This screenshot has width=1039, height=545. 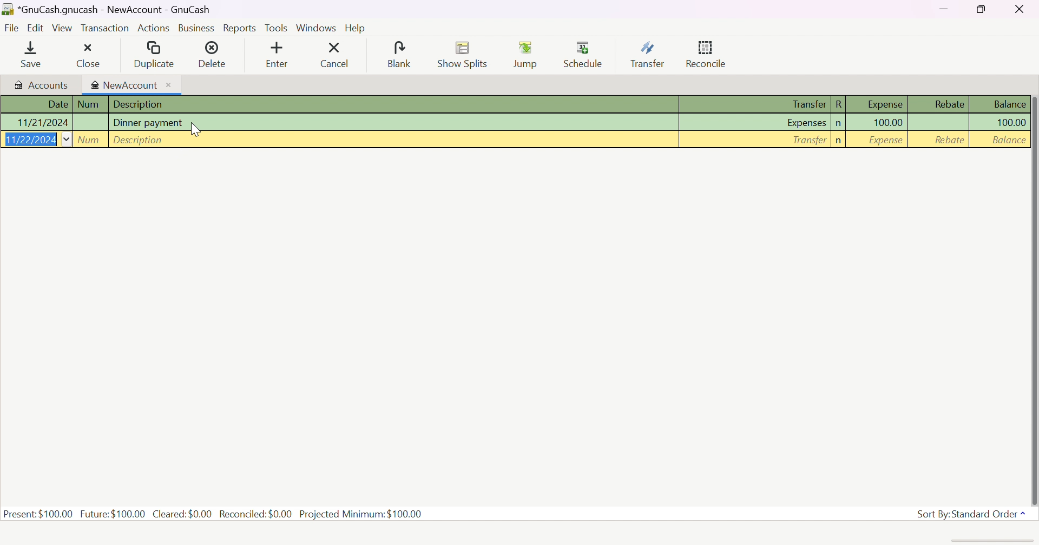 What do you see at coordinates (27, 56) in the screenshot?
I see `Save` at bounding box center [27, 56].